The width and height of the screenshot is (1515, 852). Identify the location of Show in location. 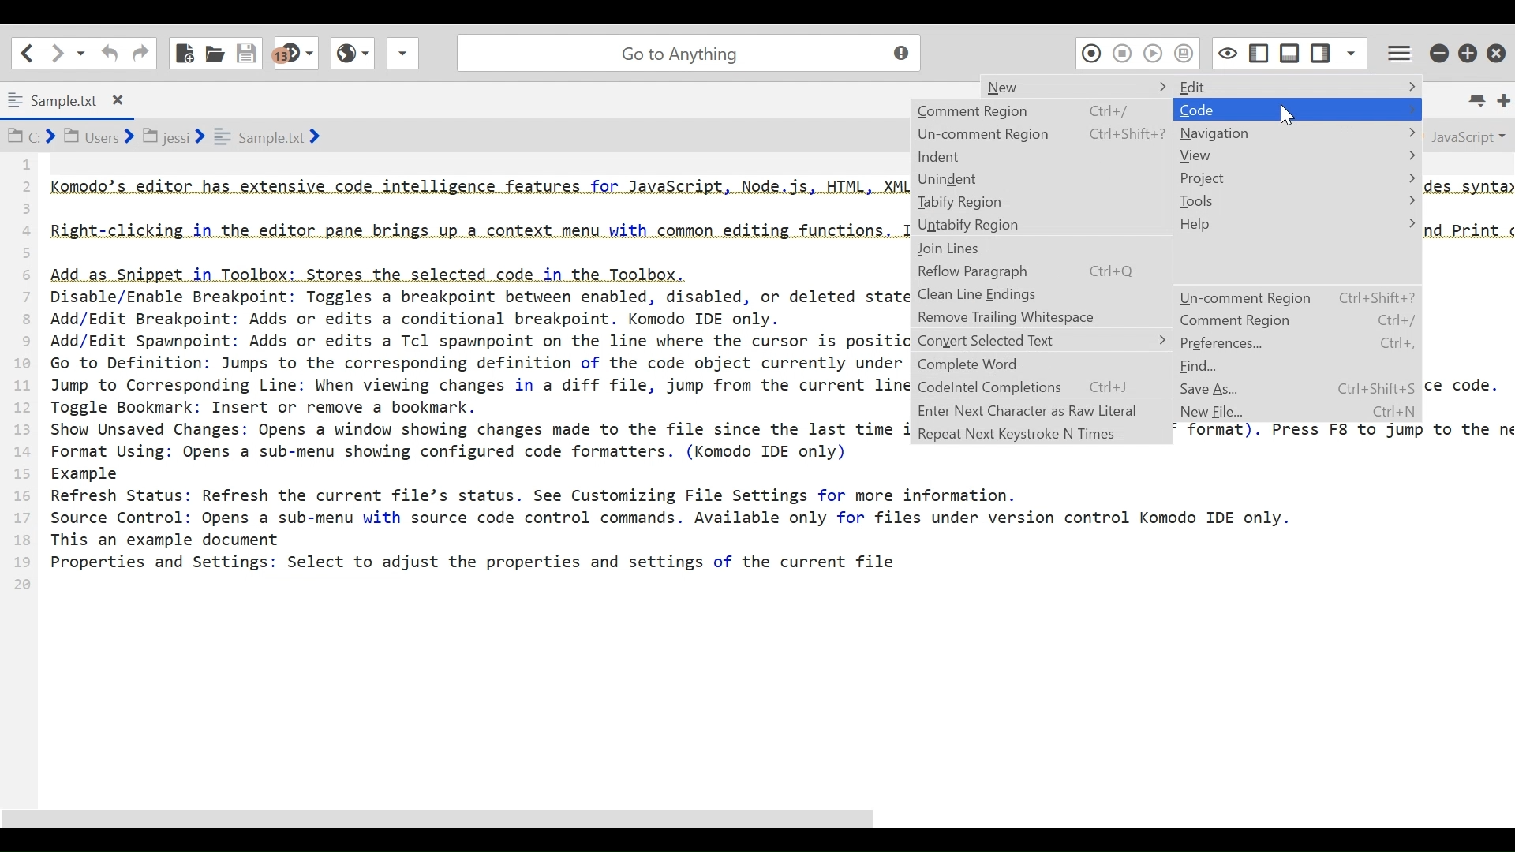
(166, 135).